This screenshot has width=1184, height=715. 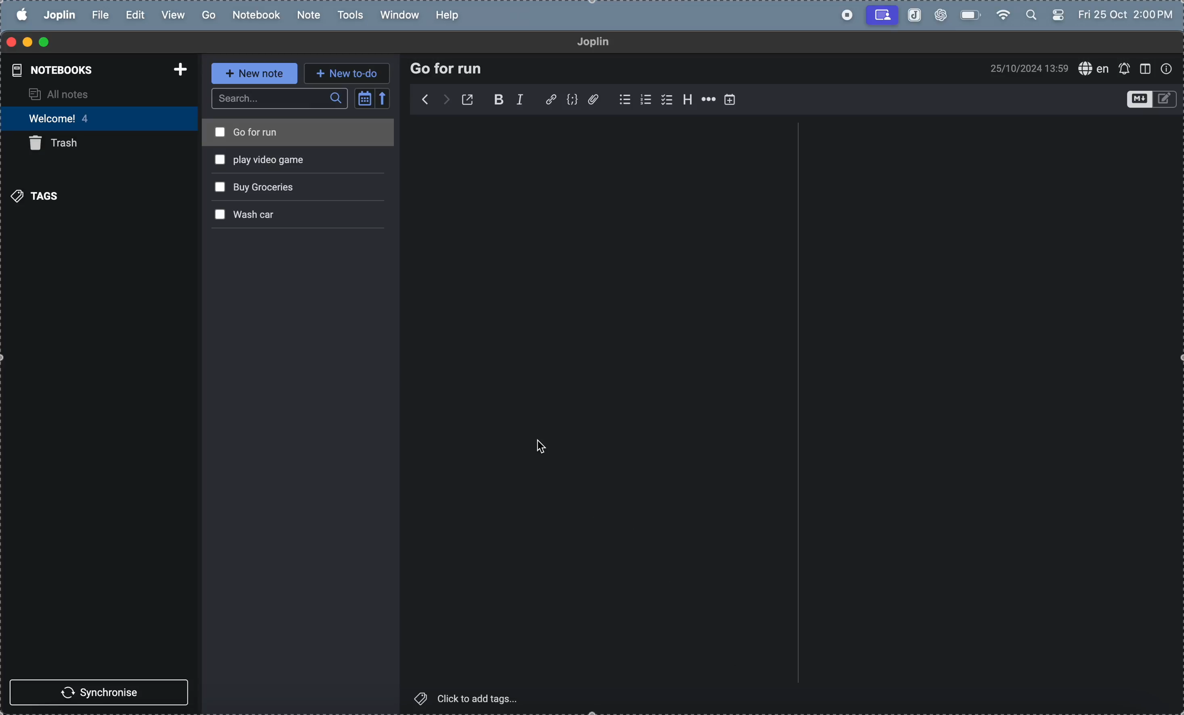 I want to click on toggle external editing, so click(x=471, y=99).